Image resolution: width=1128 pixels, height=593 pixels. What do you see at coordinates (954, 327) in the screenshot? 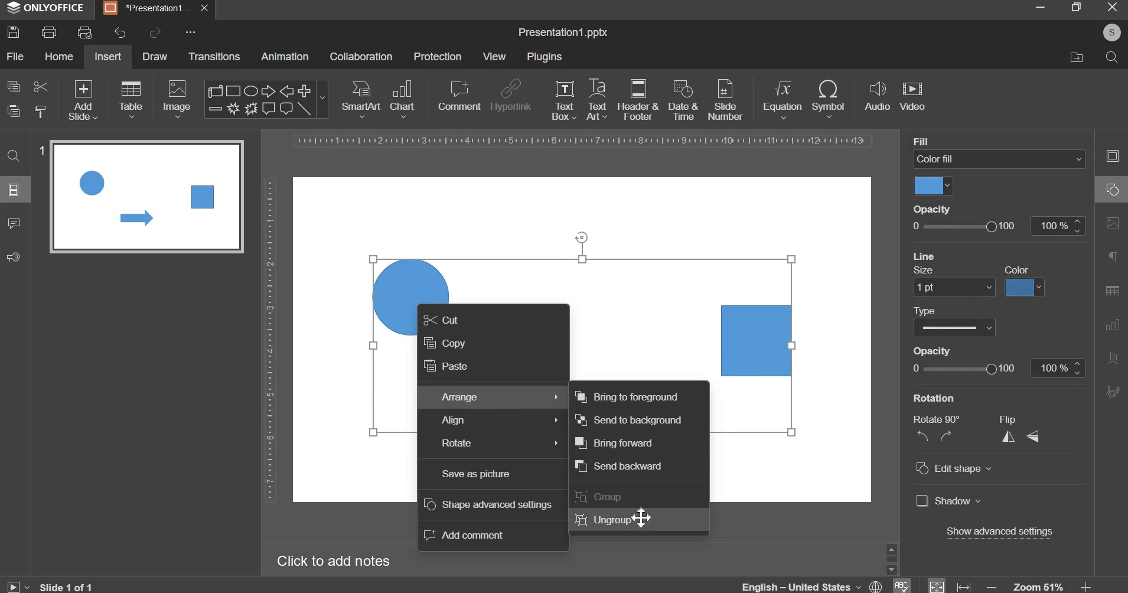
I see `line type` at bounding box center [954, 327].